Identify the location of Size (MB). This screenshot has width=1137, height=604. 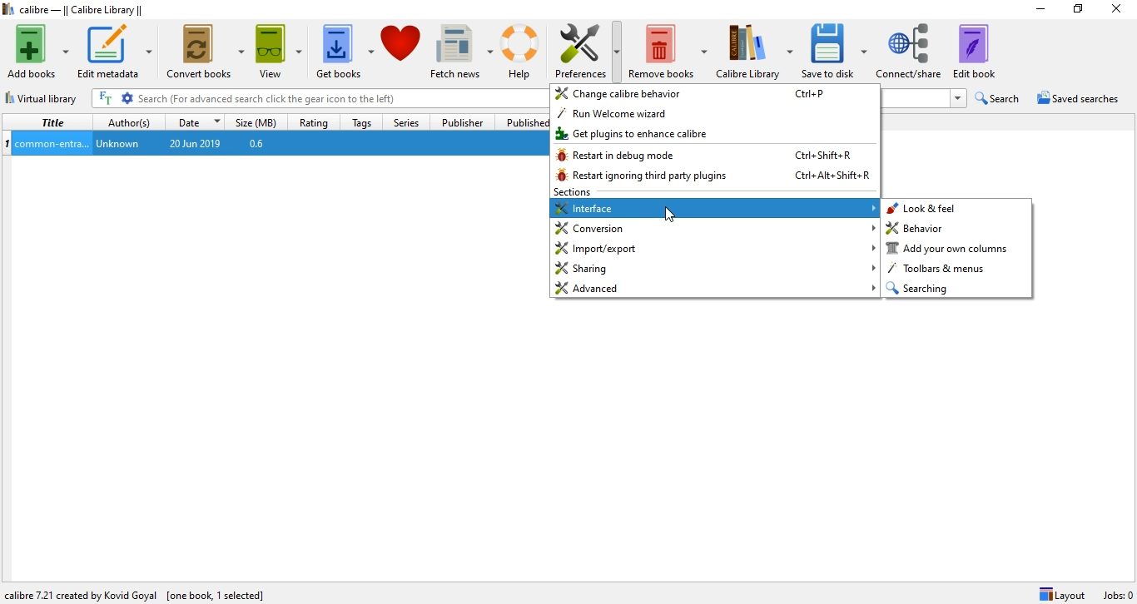
(259, 121).